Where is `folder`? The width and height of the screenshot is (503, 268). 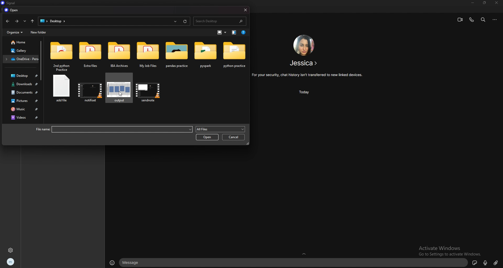 folder is located at coordinates (206, 55).